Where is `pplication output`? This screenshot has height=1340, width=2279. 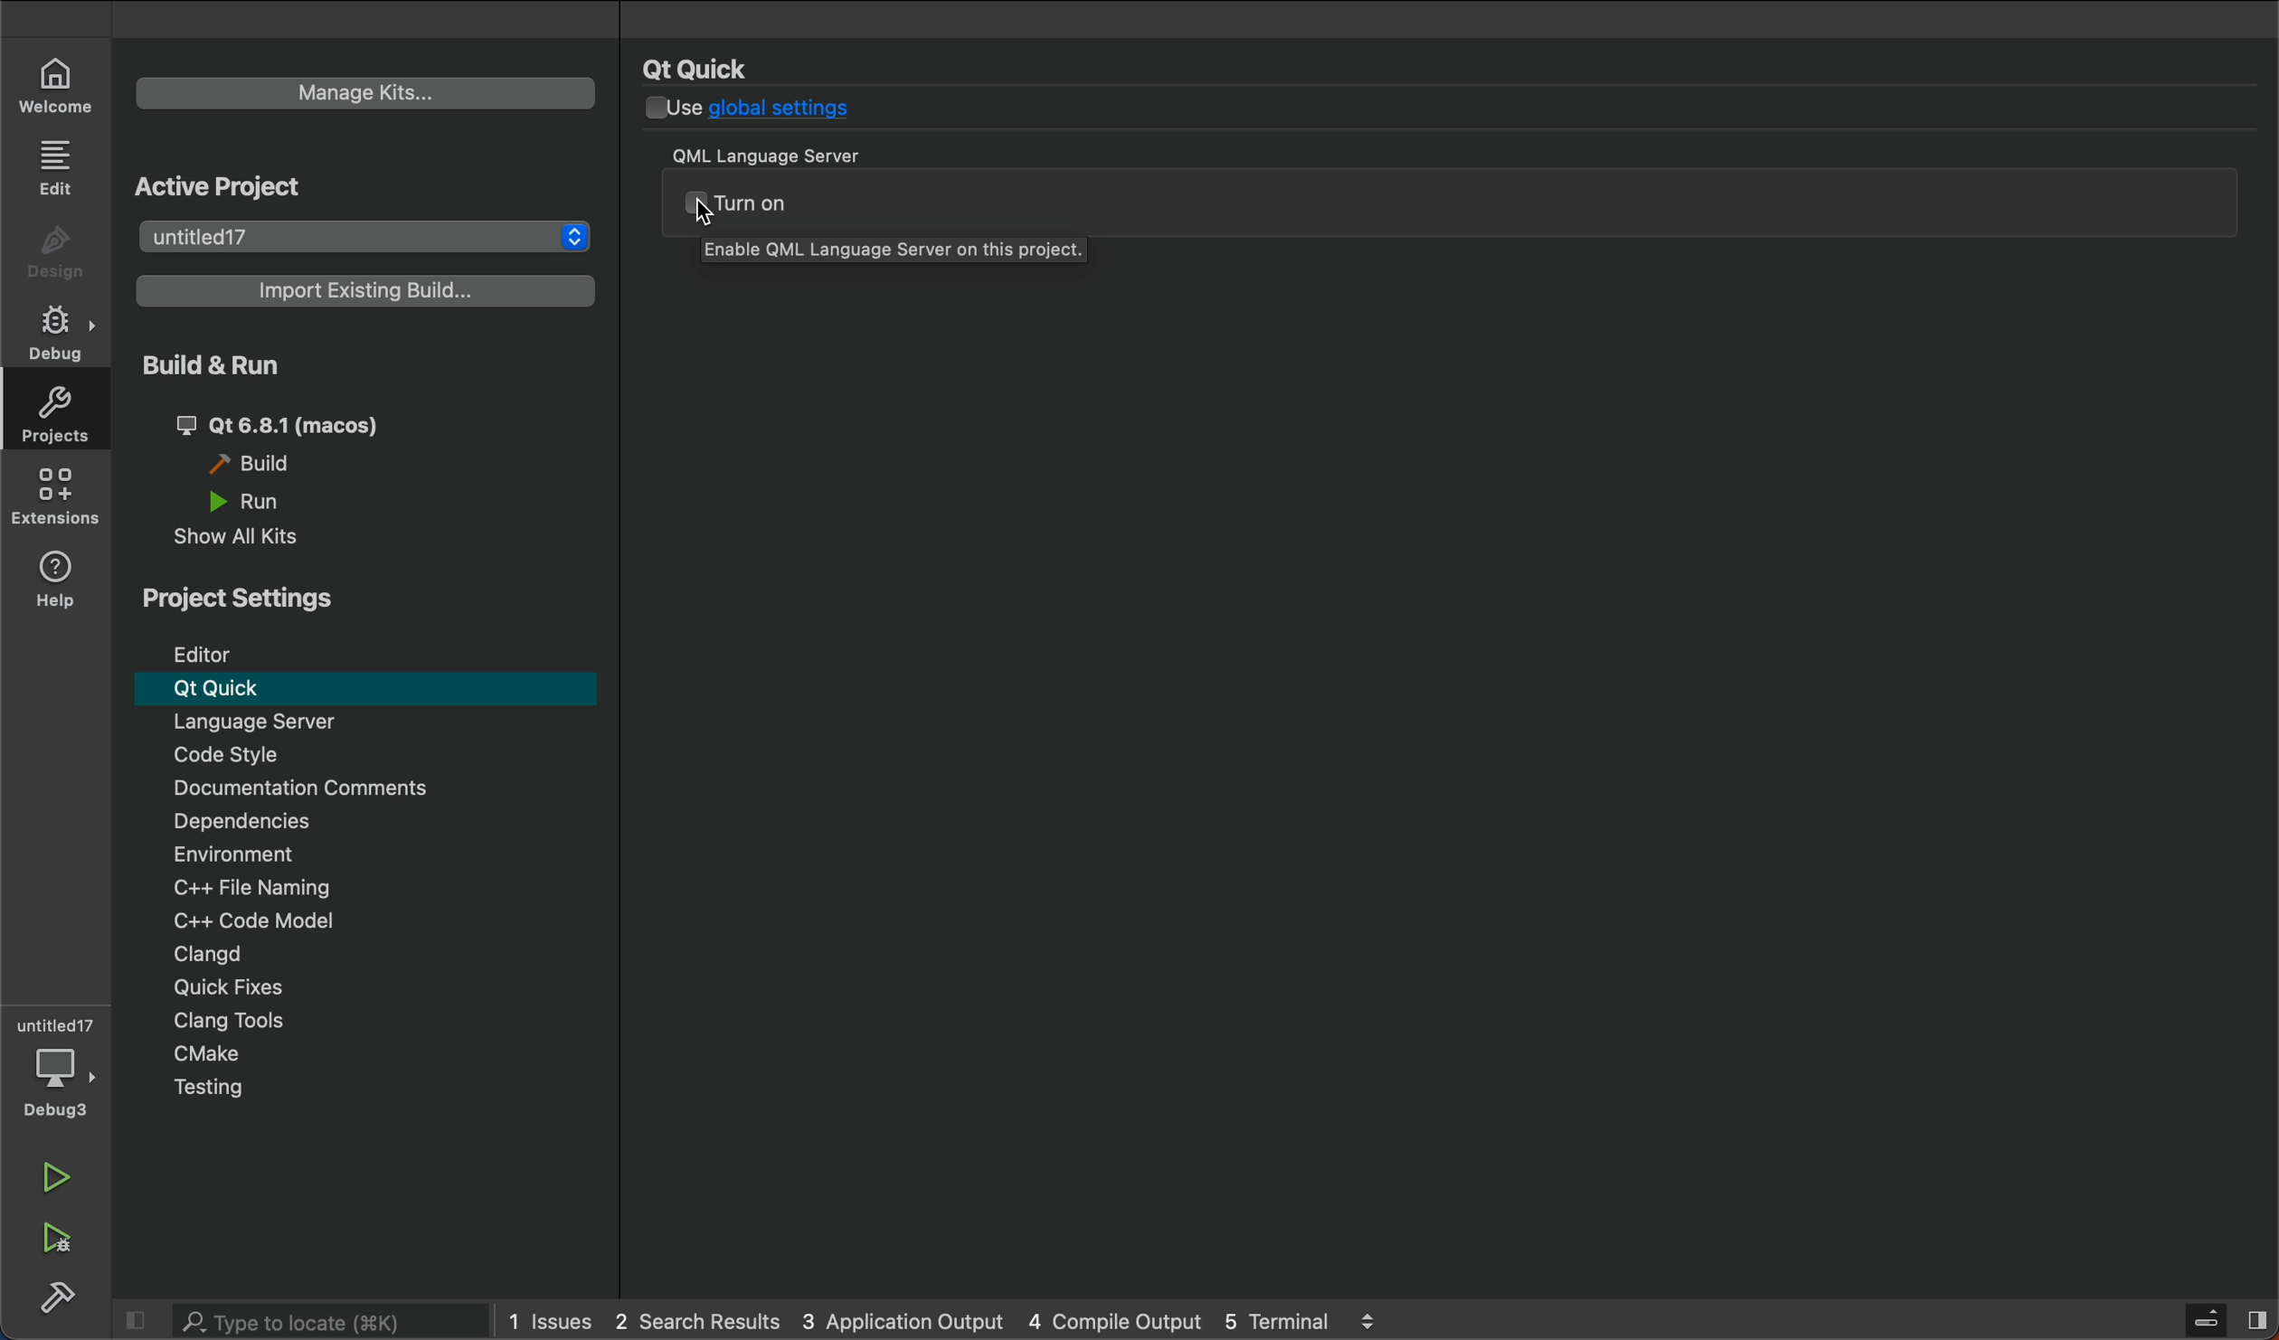
pplication output is located at coordinates (901, 1320).